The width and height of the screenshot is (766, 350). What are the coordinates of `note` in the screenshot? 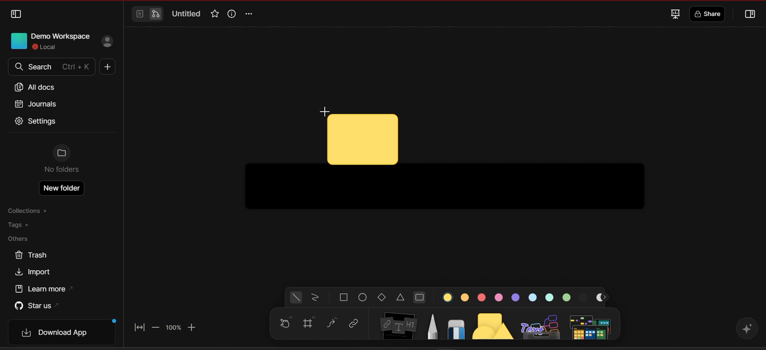 It's located at (399, 324).